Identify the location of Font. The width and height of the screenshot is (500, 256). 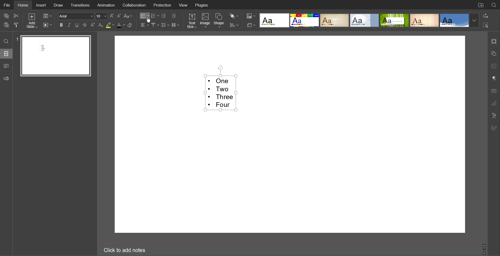
(76, 16).